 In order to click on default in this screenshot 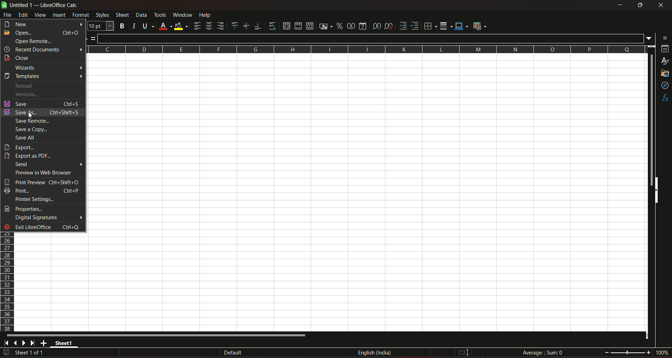, I will do `click(233, 352)`.